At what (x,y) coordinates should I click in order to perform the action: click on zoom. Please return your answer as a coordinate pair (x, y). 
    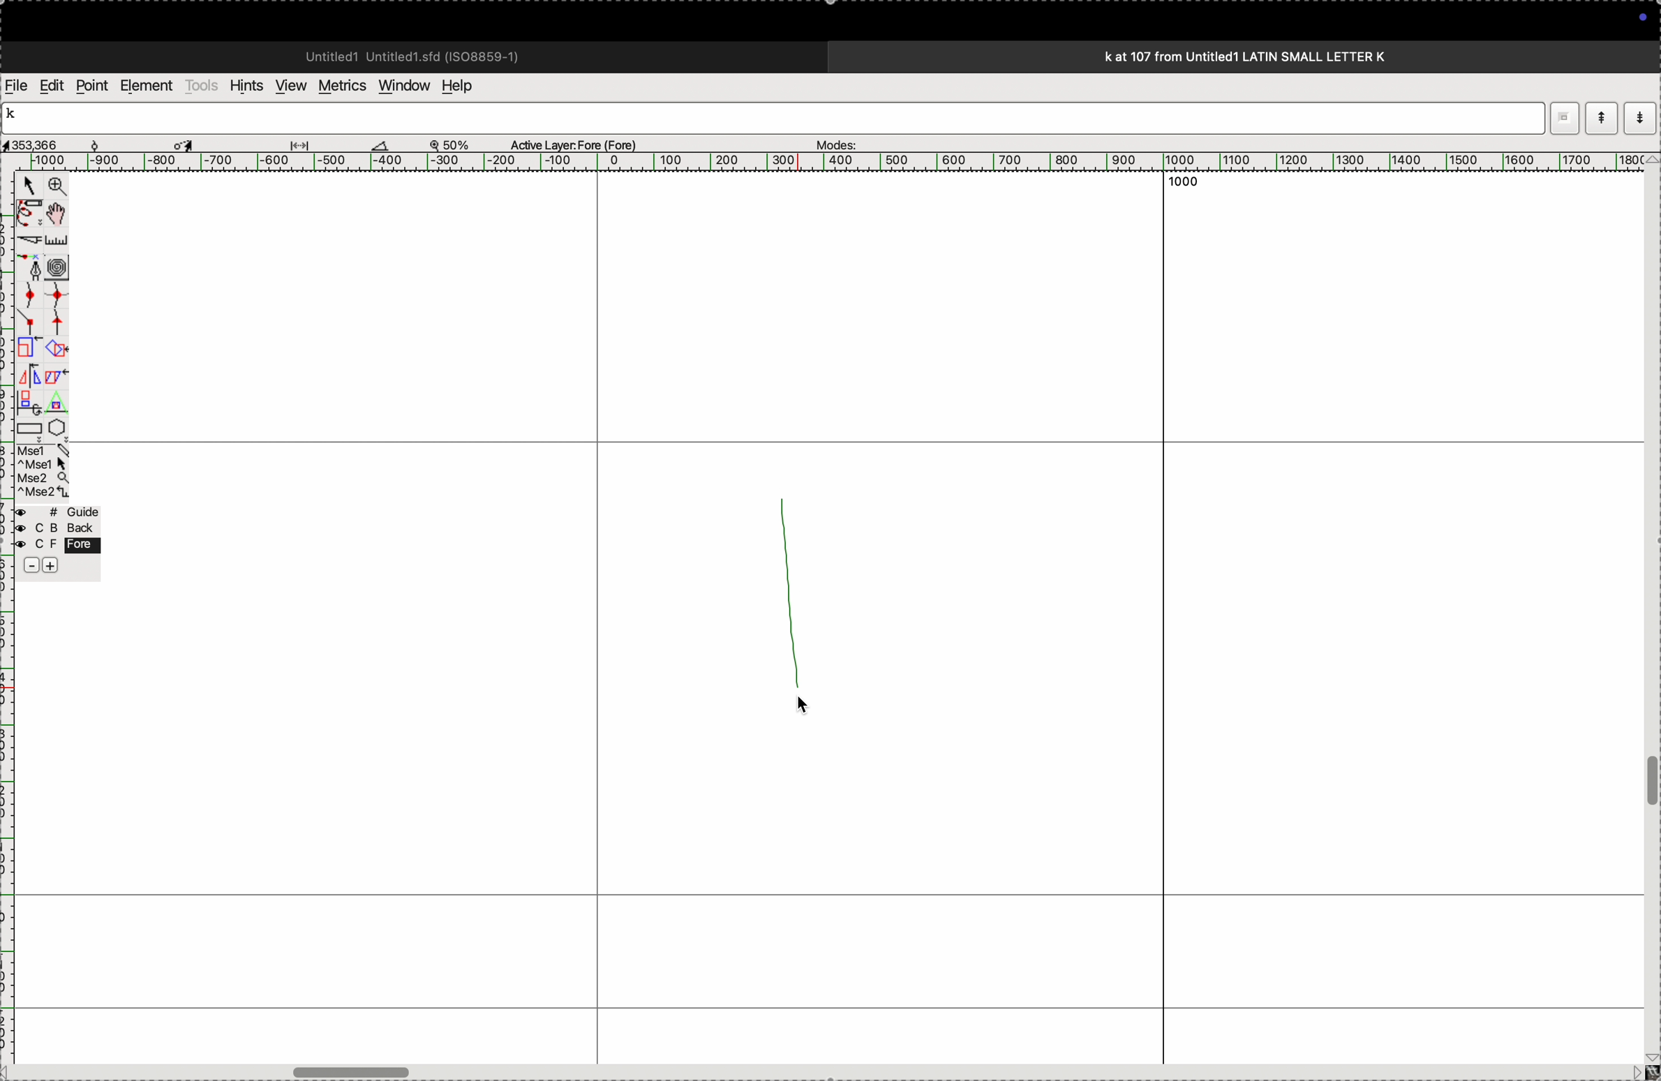
    Looking at the image, I should click on (456, 144).